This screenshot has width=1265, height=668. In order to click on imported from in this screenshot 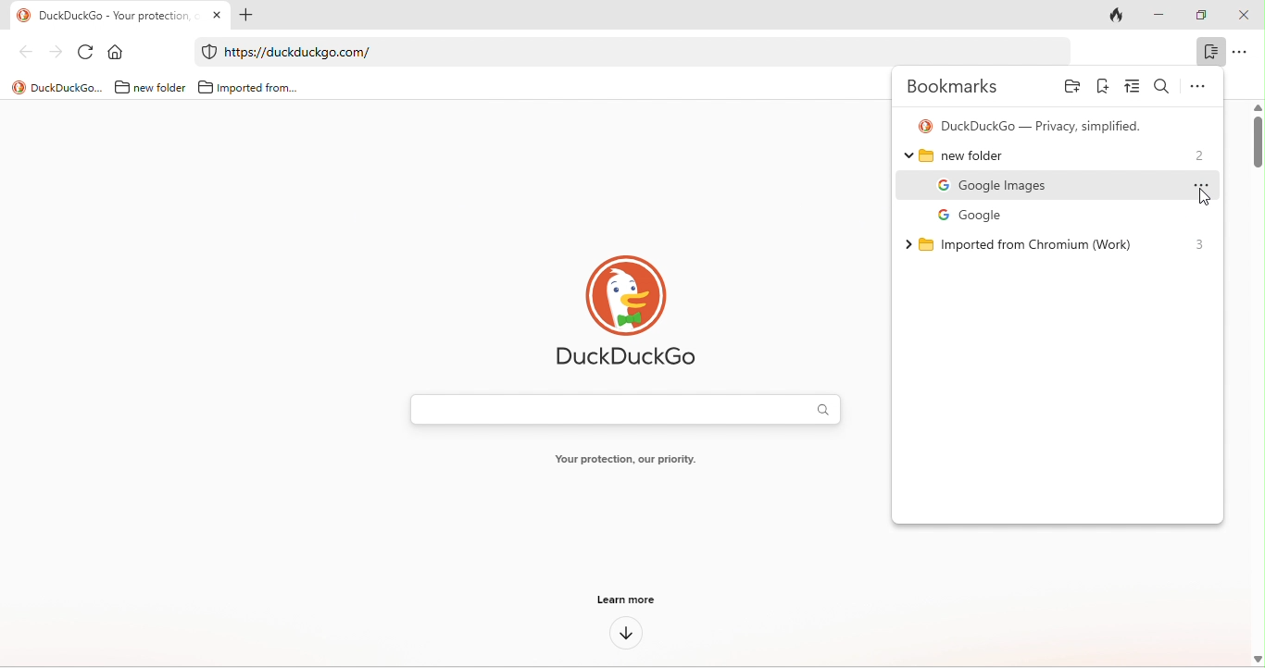, I will do `click(247, 84)`.